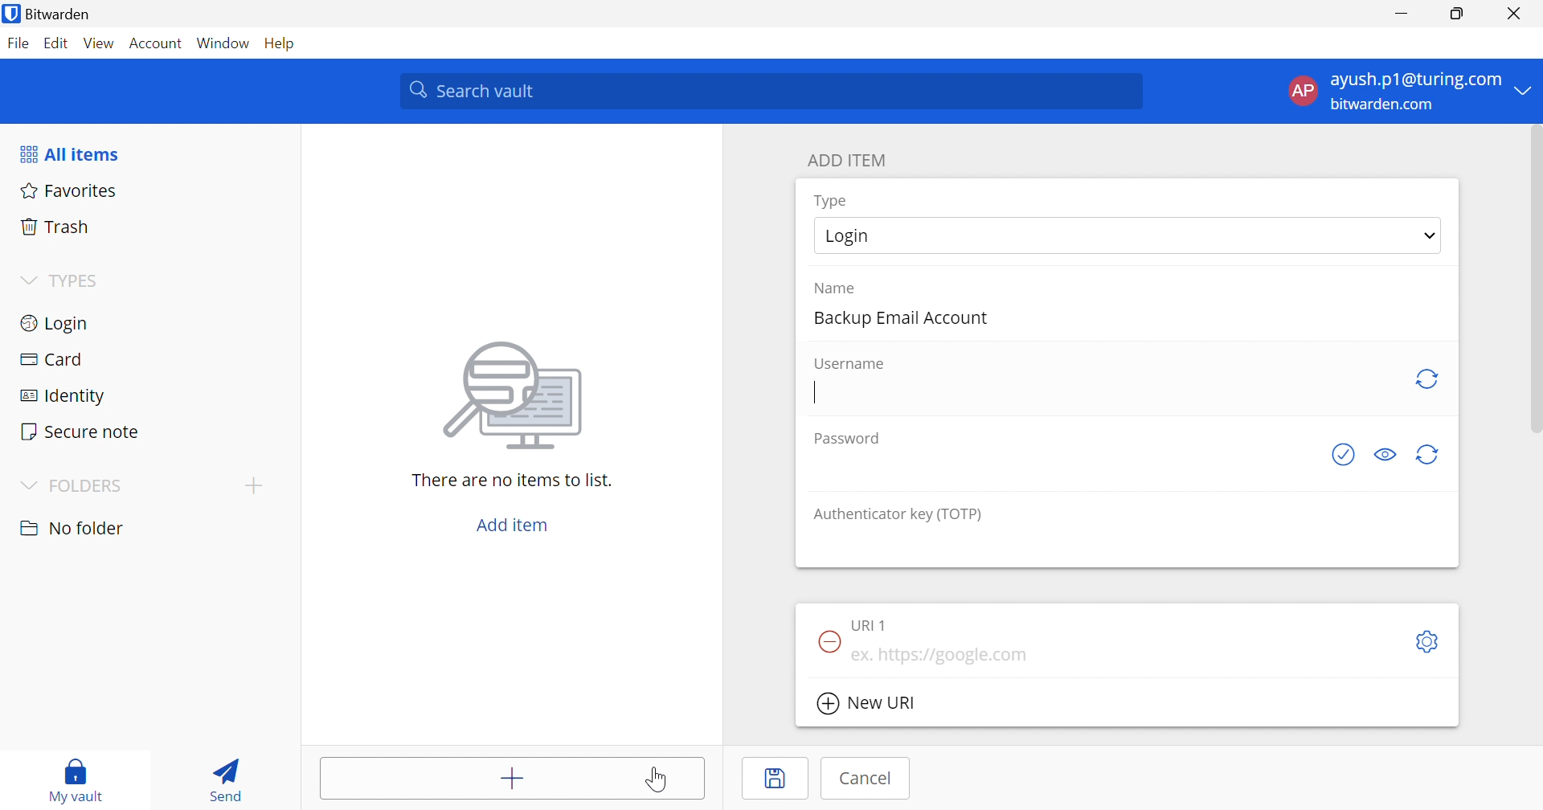 The height and width of the screenshot is (810, 1543). What do you see at coordinates (1386, 105) in the screenshot?
I see `bitwarden.com` at bounding box center [1386, 105].